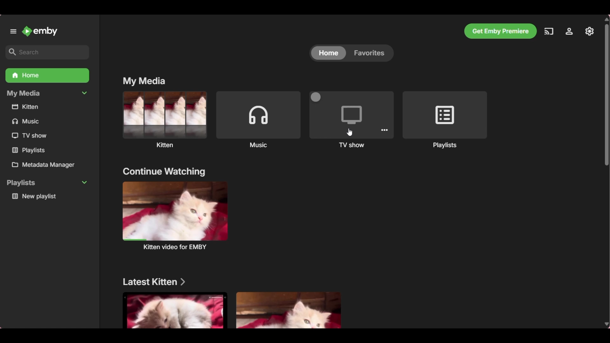 This screenshot has height=343, width=610. I want to click on text, so click(352, 145).